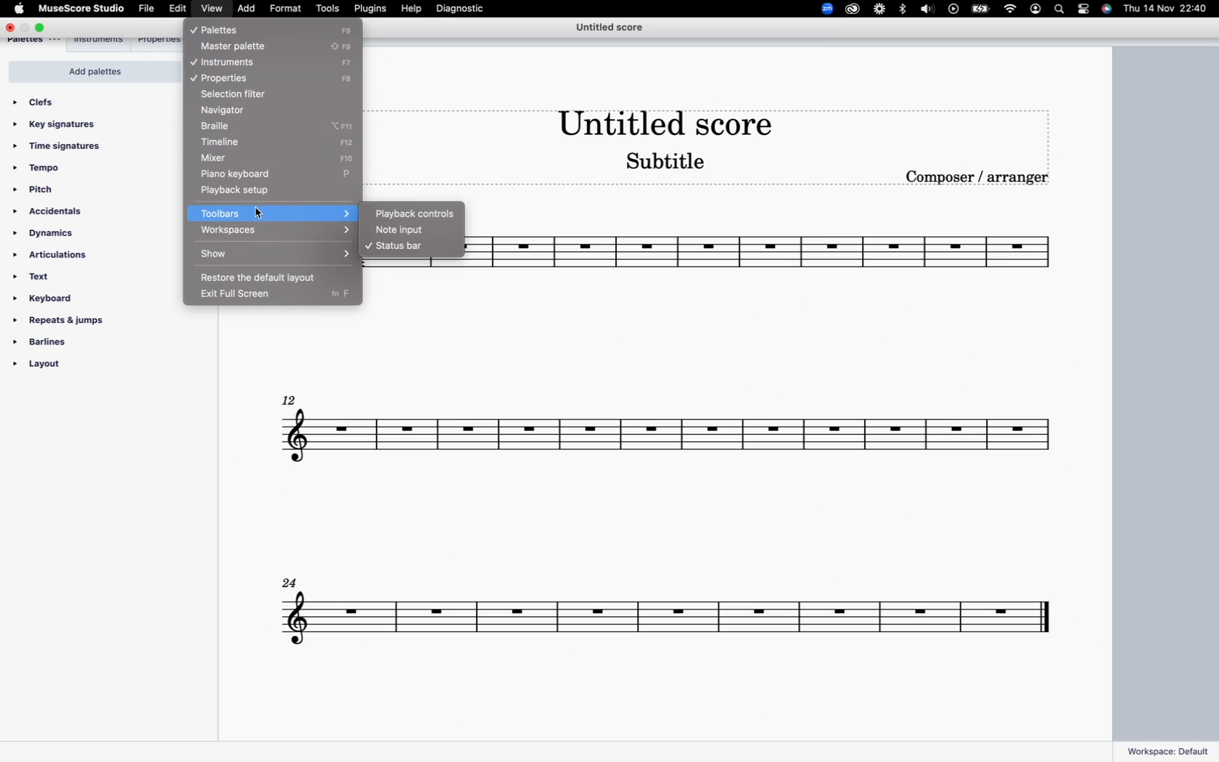  What do you see at coordinates (822, 9) in the screenshot?
I see `zoom` at bounding box center [822, 9].